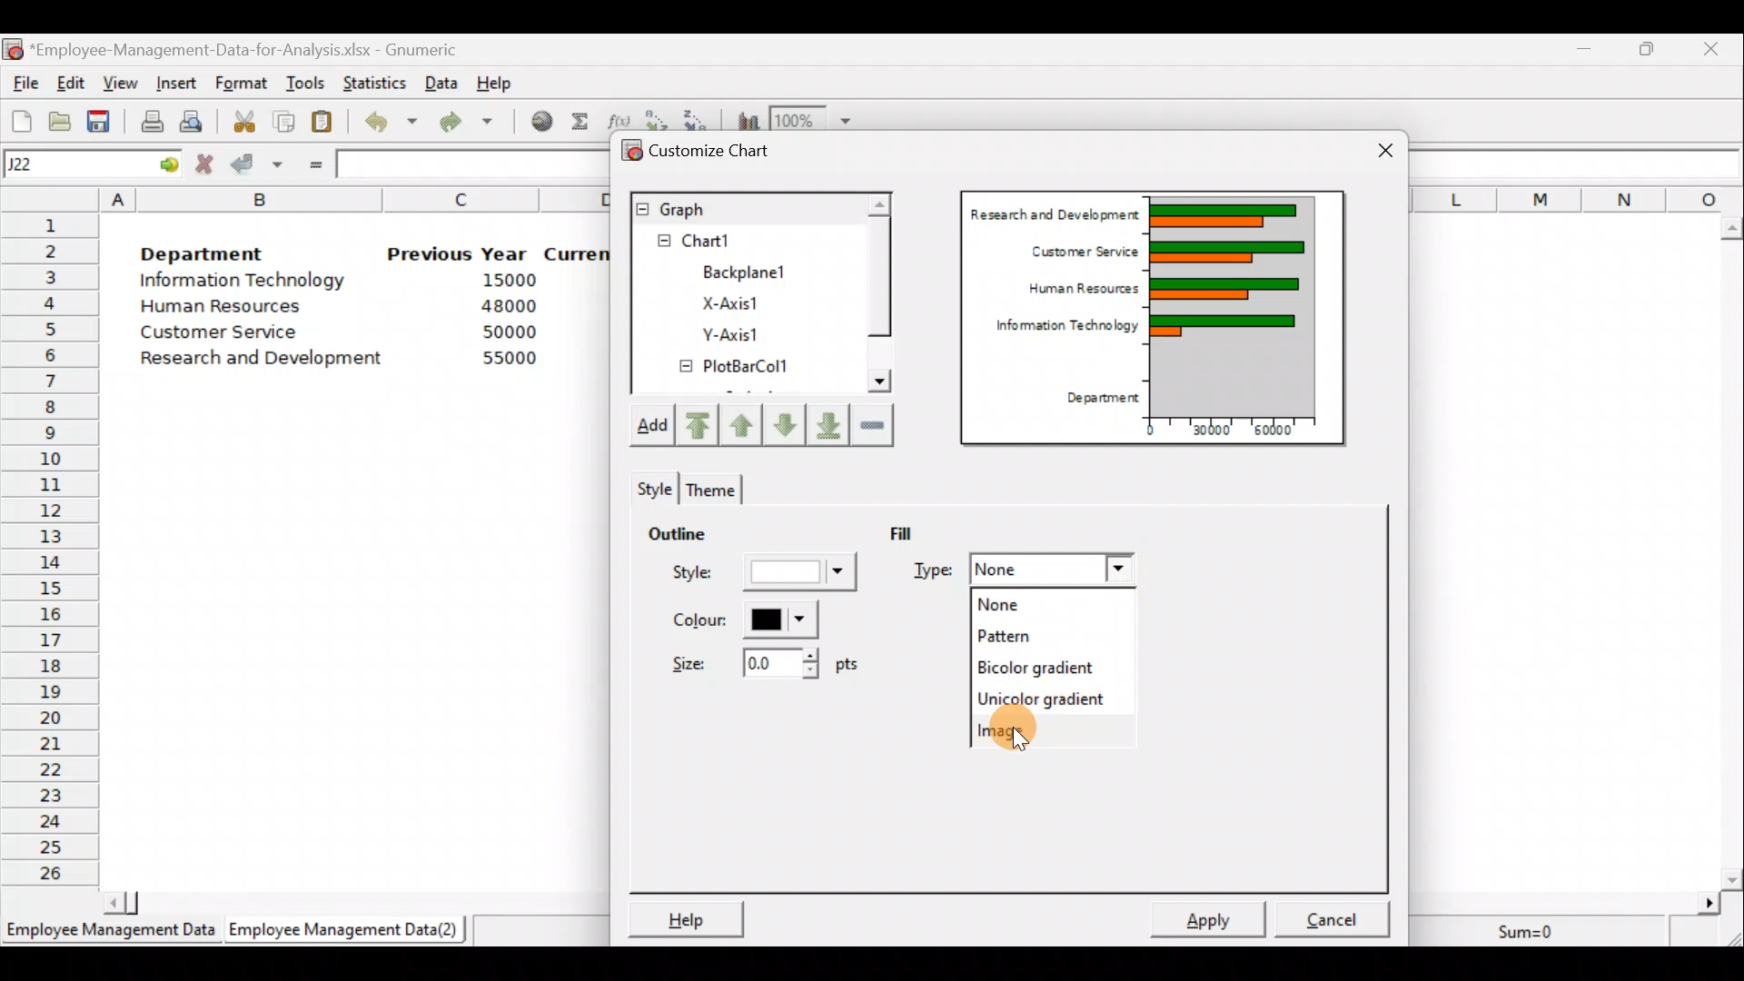 The width and height of the screenshot is (1744, 981). What do you see at coordinates (506, 332) in the screenshot?
I see `50000` at bounding box center [506, 332].